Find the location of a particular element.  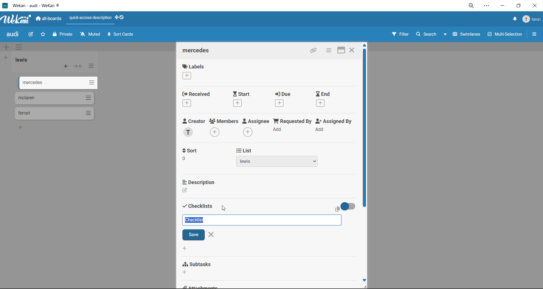

cards is located at coordinates (54, 98).